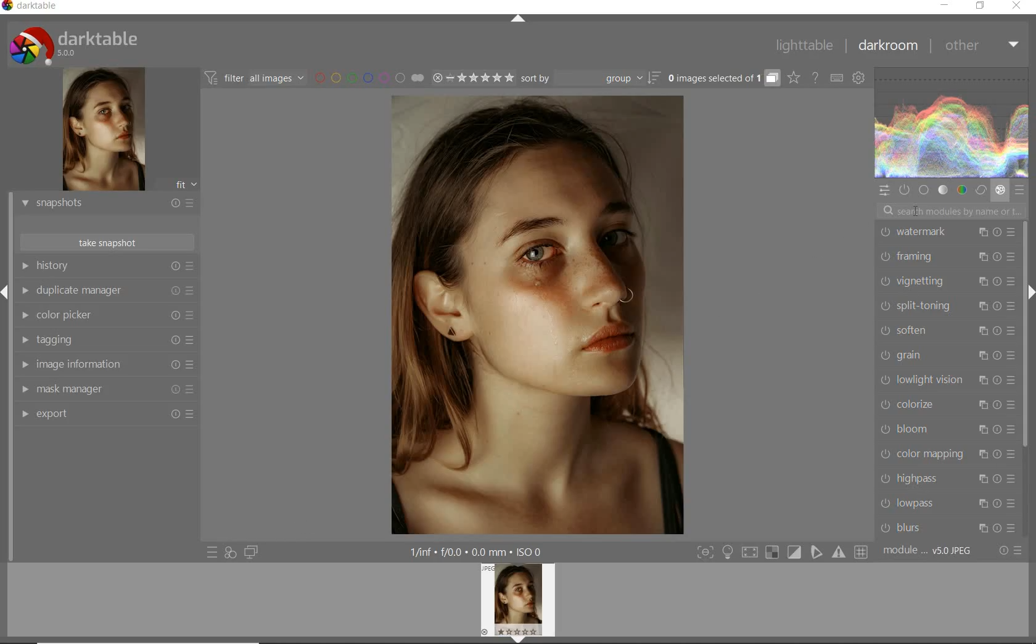 Image resolution: width=1036 pixels, height=644 pixels. I want to click on quick access for applying any of your styles, so click(229, 553).